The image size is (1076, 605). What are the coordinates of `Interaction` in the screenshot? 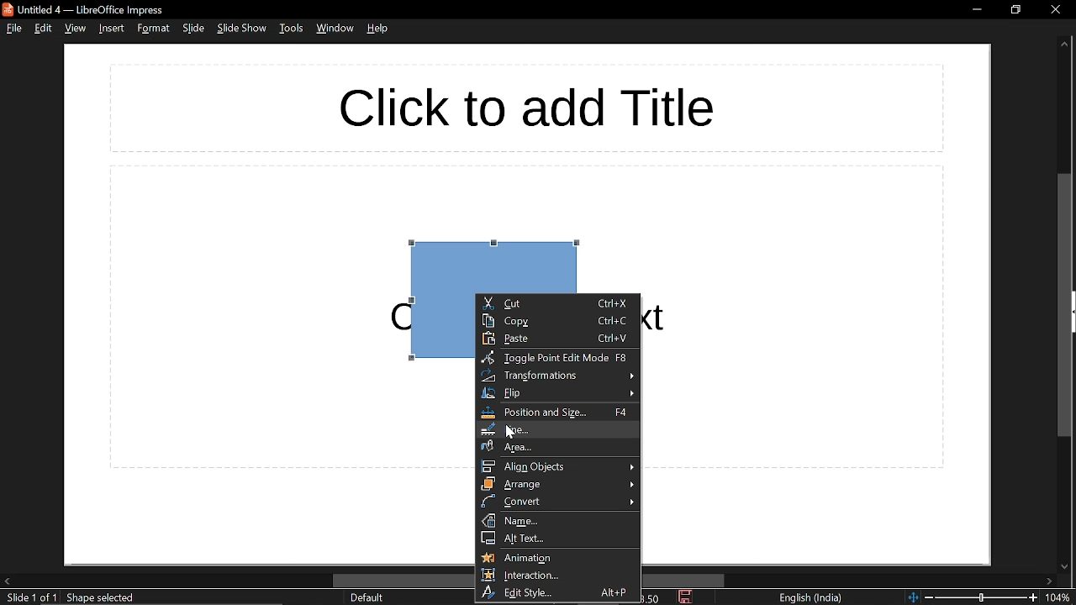 It's located at (556, 576).